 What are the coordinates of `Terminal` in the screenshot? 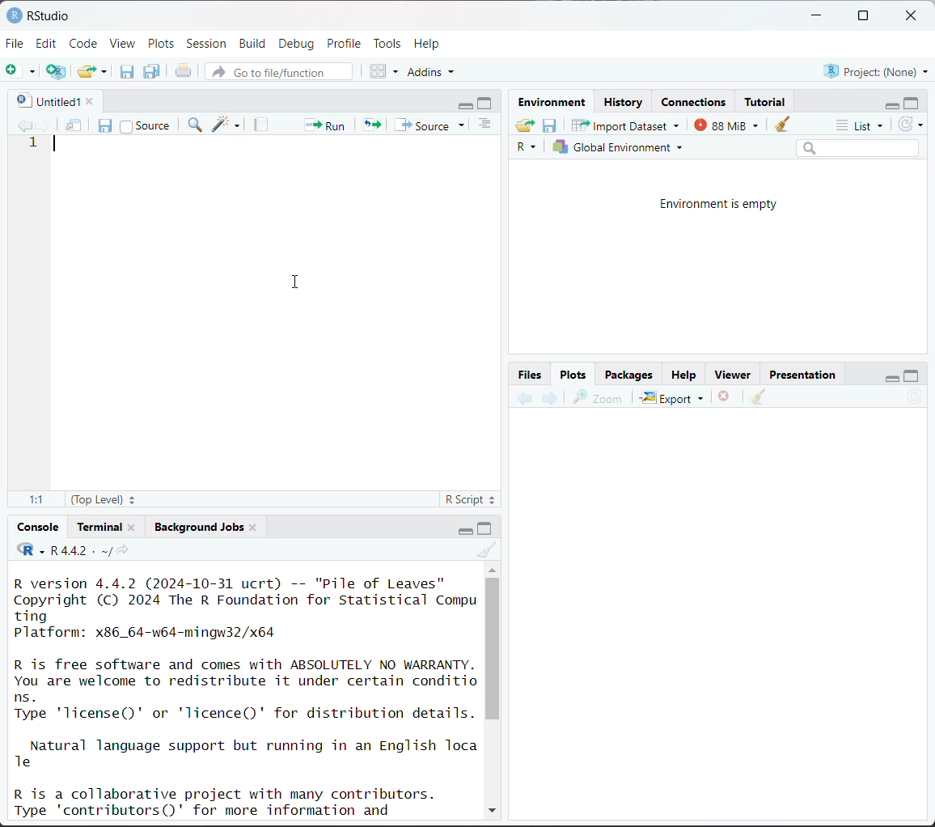 It's located at (101, 524).